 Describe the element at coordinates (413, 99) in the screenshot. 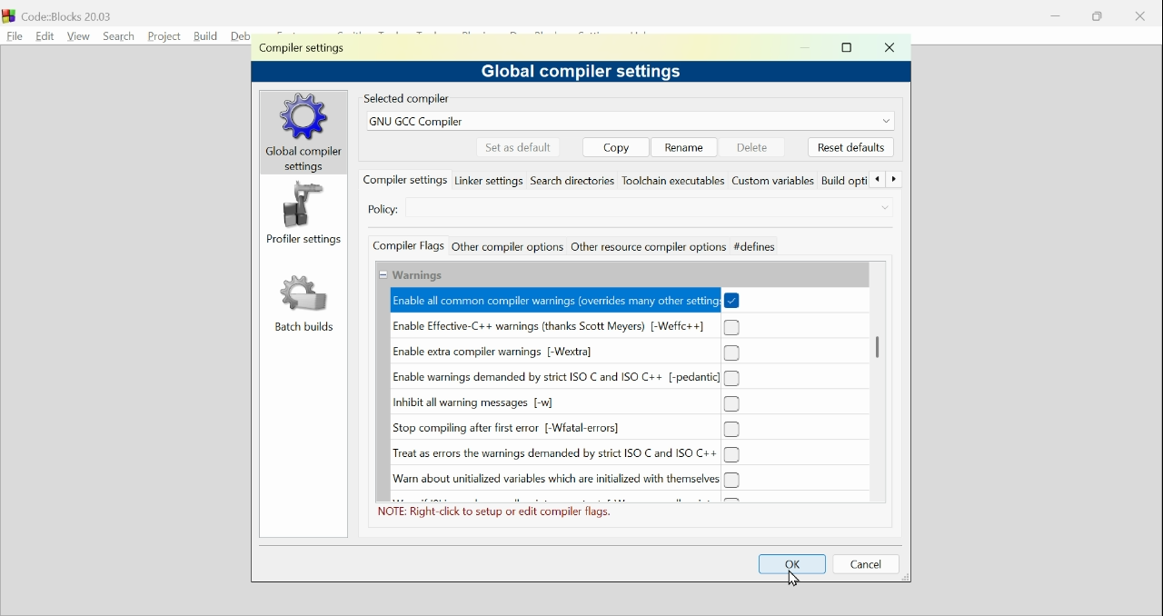

I see `Selected compiler` at that location.